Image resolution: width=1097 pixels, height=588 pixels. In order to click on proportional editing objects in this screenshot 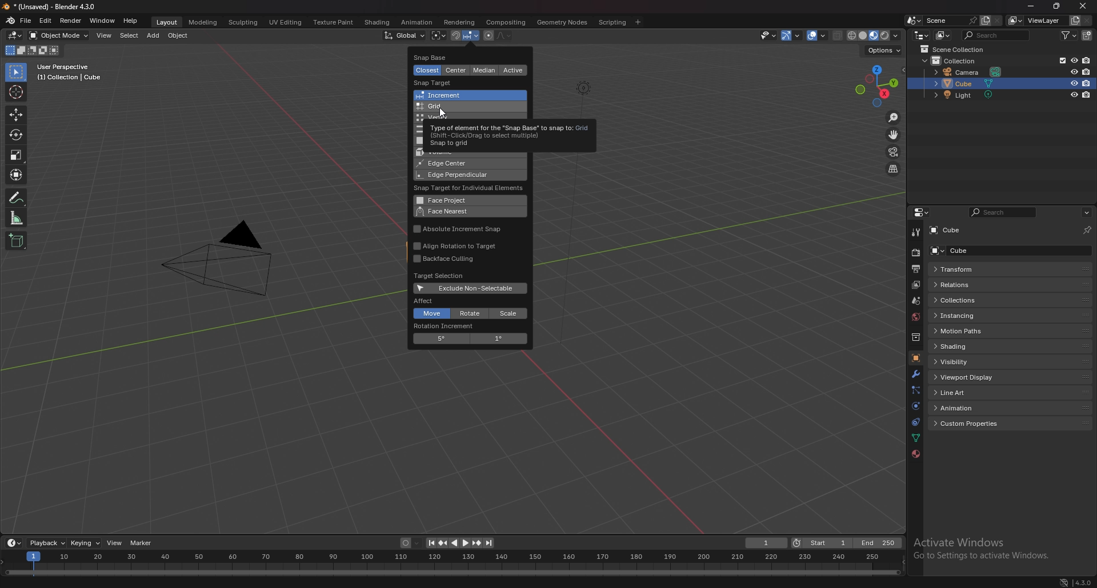, I will do `click(488, 36)`.